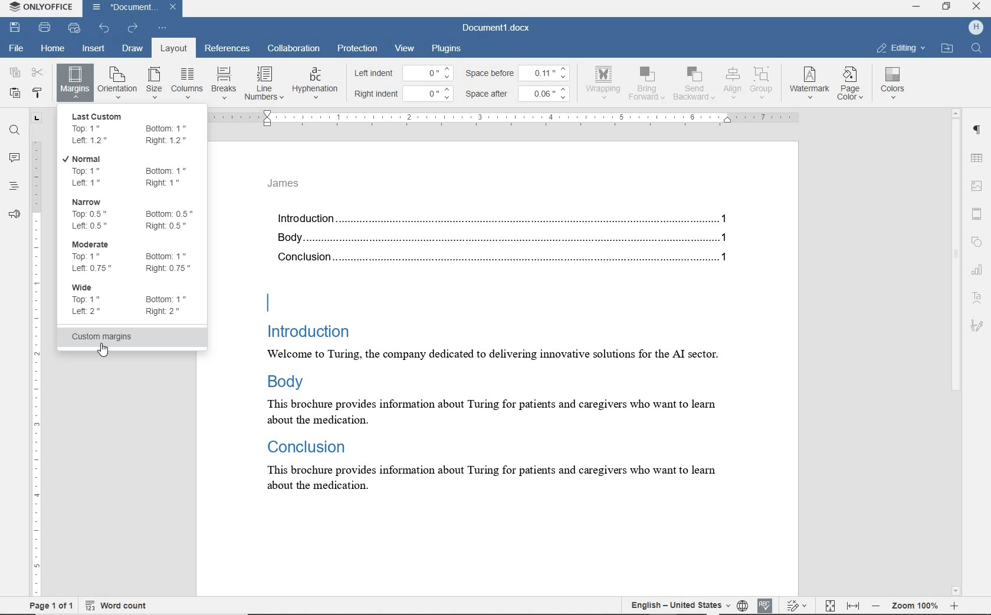 This screenshot has width=991, height=615. What do you see at coordinates (742, 604) in the screenshot?
I see `set document language` at bounding box center [742, 604].